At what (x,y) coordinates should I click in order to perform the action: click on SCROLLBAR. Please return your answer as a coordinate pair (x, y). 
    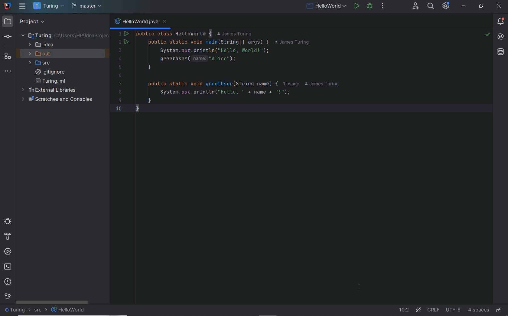
    Looking at the image, I should click on (52, 301).